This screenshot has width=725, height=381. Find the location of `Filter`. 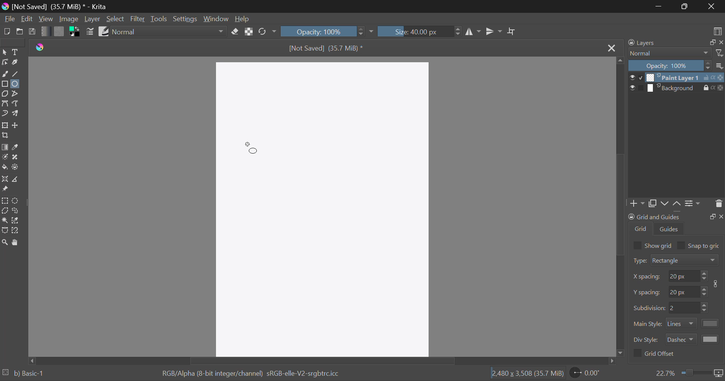

Filter is located at coordinates (138, 19).